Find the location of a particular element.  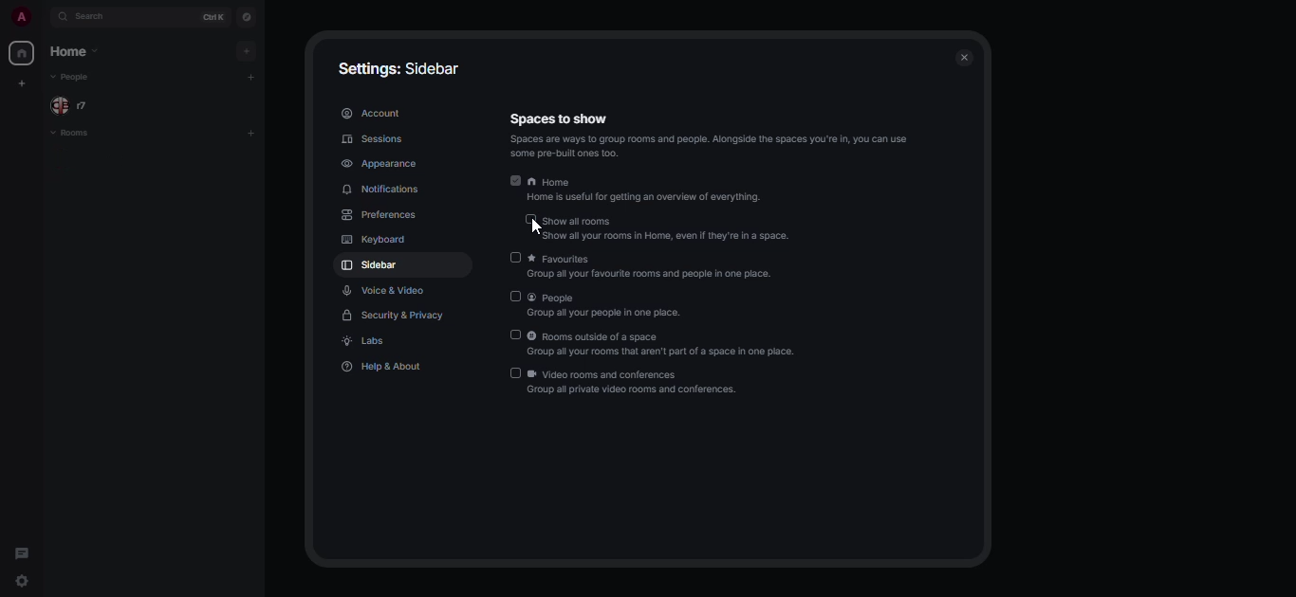

disabled is located at coordinates (515, 297).